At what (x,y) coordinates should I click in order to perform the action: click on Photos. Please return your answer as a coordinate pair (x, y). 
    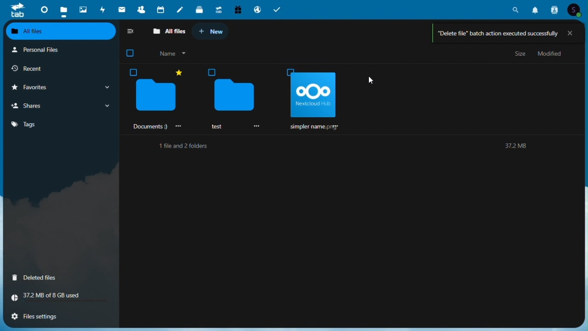
    Looking at the image, I should click on (84, 9).